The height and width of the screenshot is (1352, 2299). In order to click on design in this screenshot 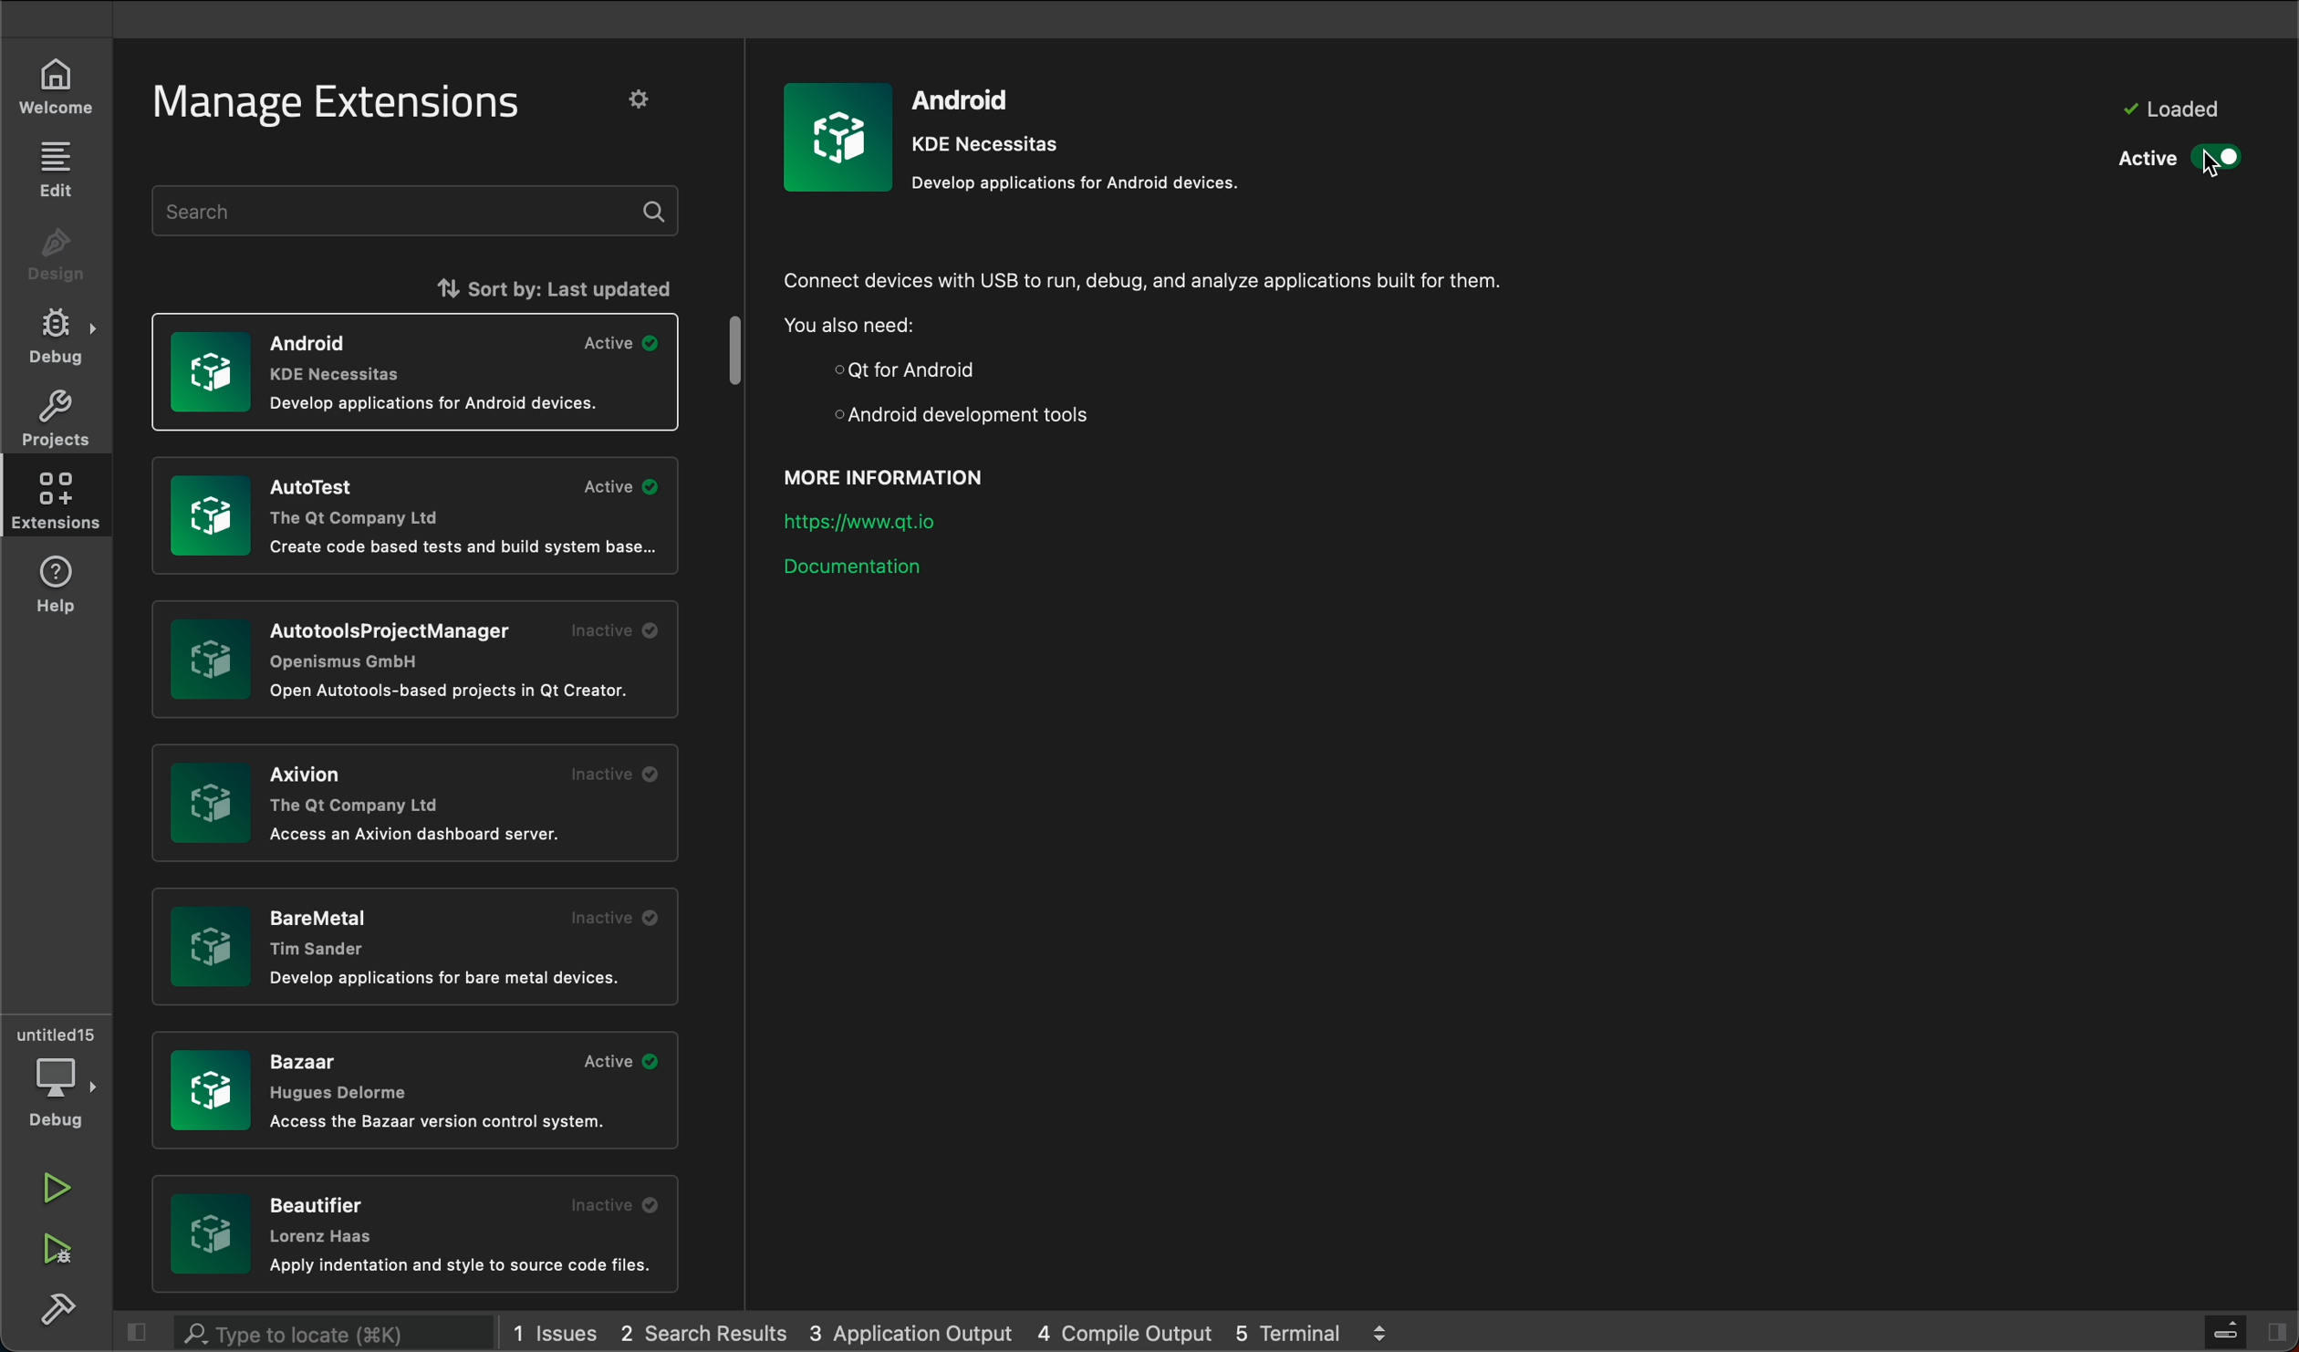, I will do `click(54, 257)`.